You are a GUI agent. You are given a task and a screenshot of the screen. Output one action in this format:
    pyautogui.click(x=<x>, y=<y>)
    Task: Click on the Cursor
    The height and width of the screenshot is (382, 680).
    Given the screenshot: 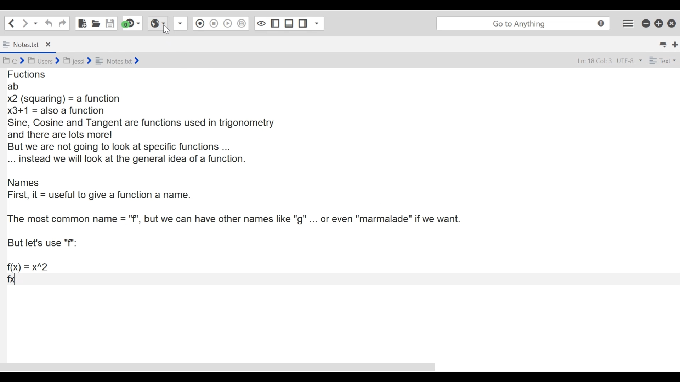 What is the action you would take?
    pyautogui.click(x=166, y=29)
    